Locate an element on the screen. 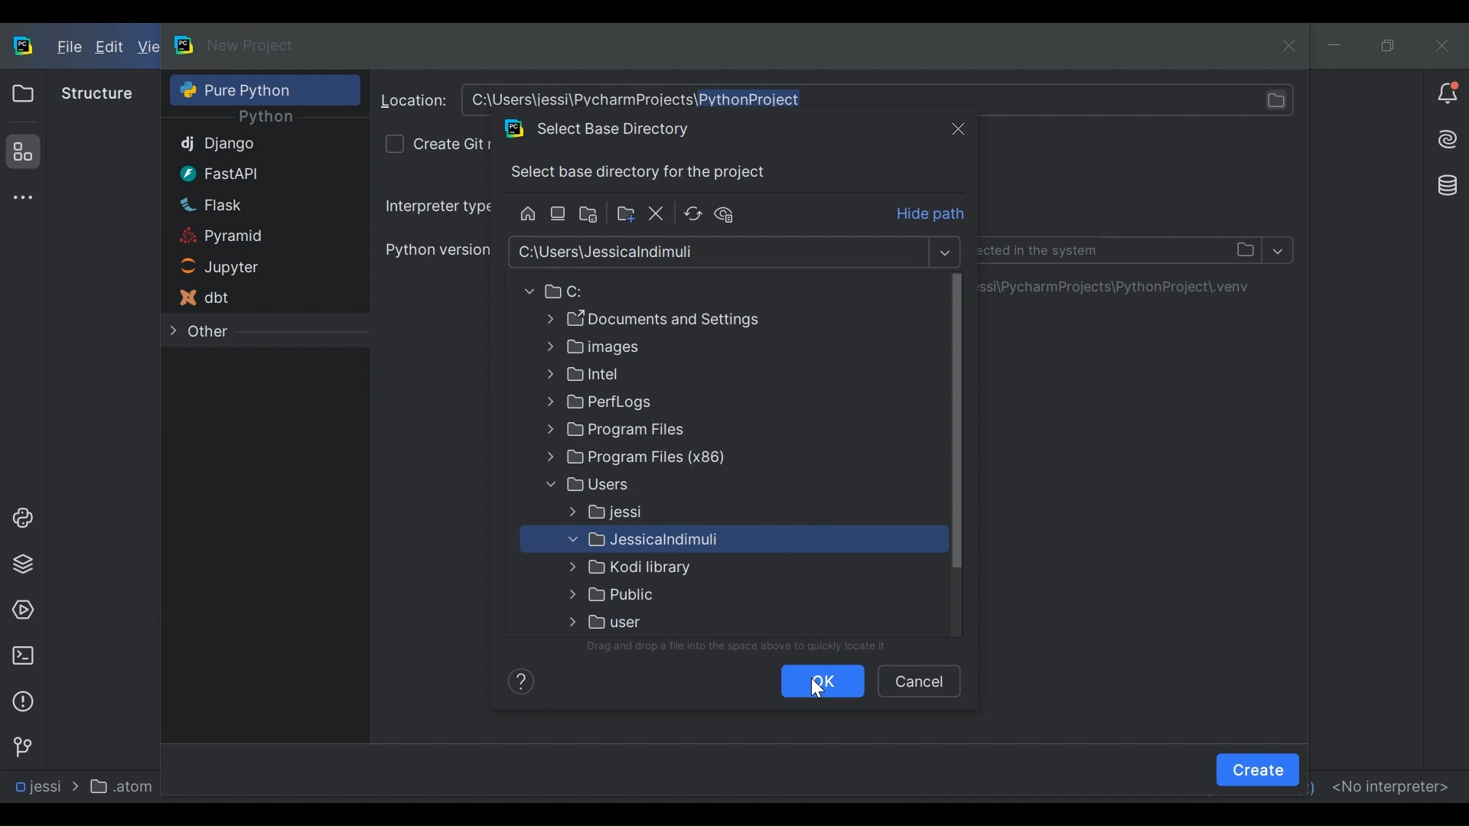 Image resolution: width=1469 pixels, height=826 pixels. Version Control is located at coordinates (21, 746).